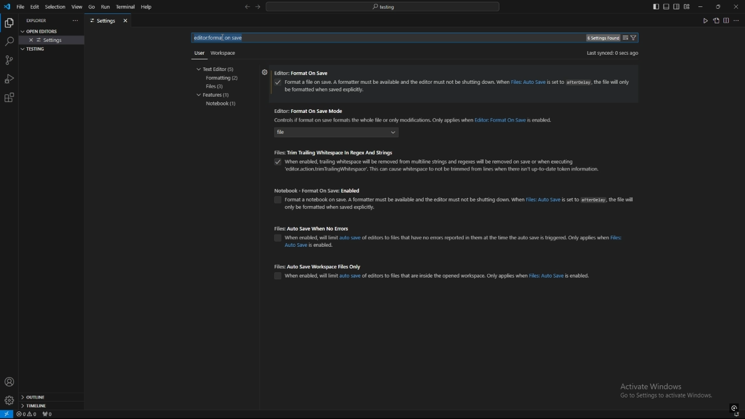 Image resolution: width=745 pixels, height=419 pixels. What do you see at coordinates (102, 21) in the screenshot?
I see `settings` at bounding box center [102, 21].